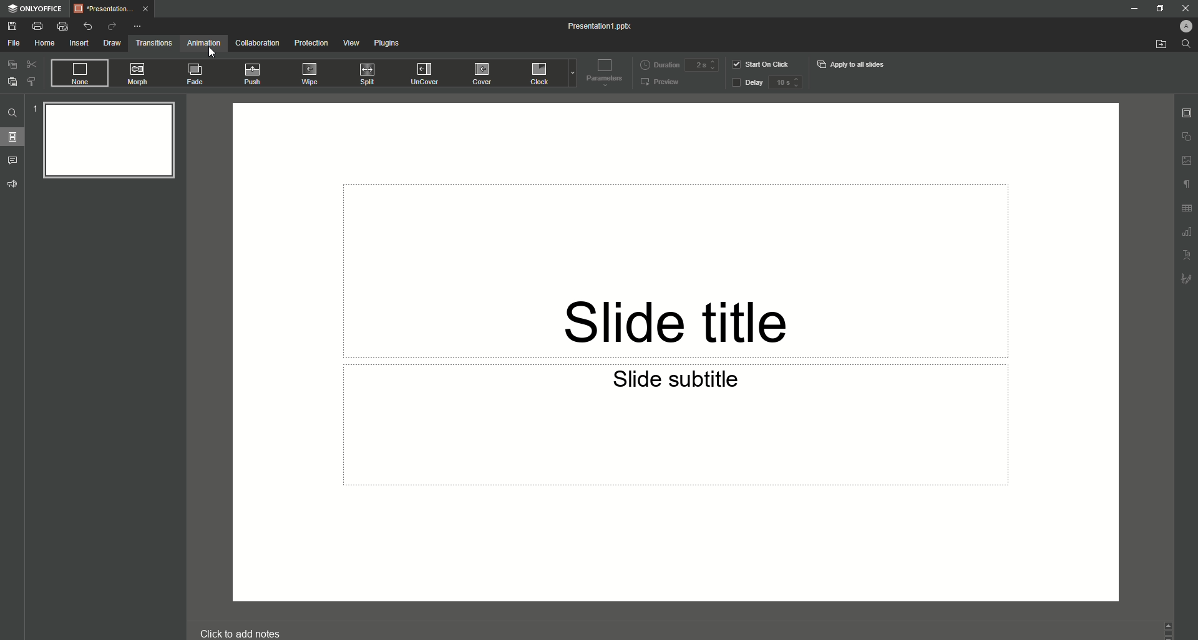 This screenshot has width=1198, height=640. Describe the element at coordinates (196, 74) in the screenshot. I see `Fade` at that location.